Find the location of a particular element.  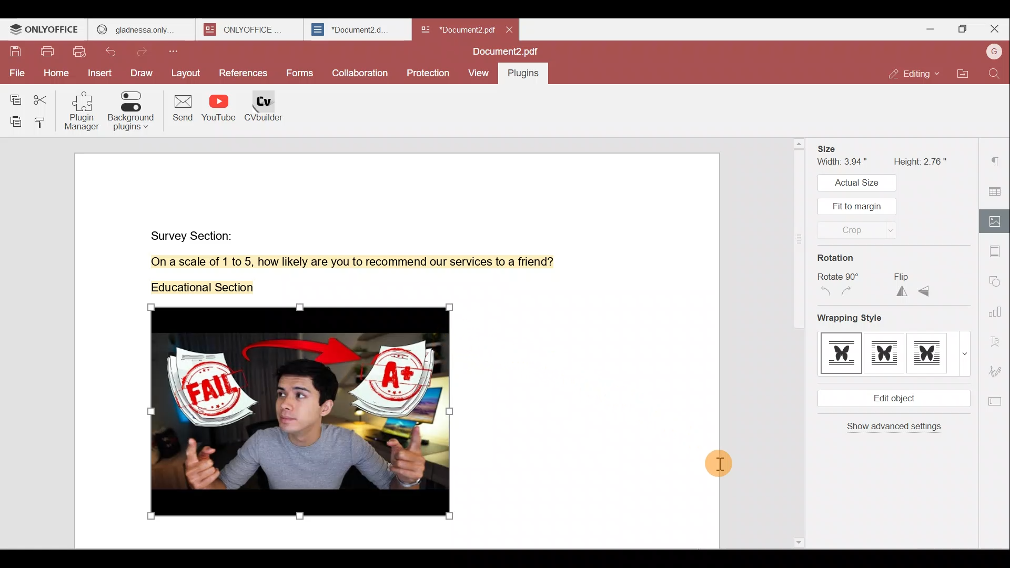

Save is located at coordinates (15, 54).